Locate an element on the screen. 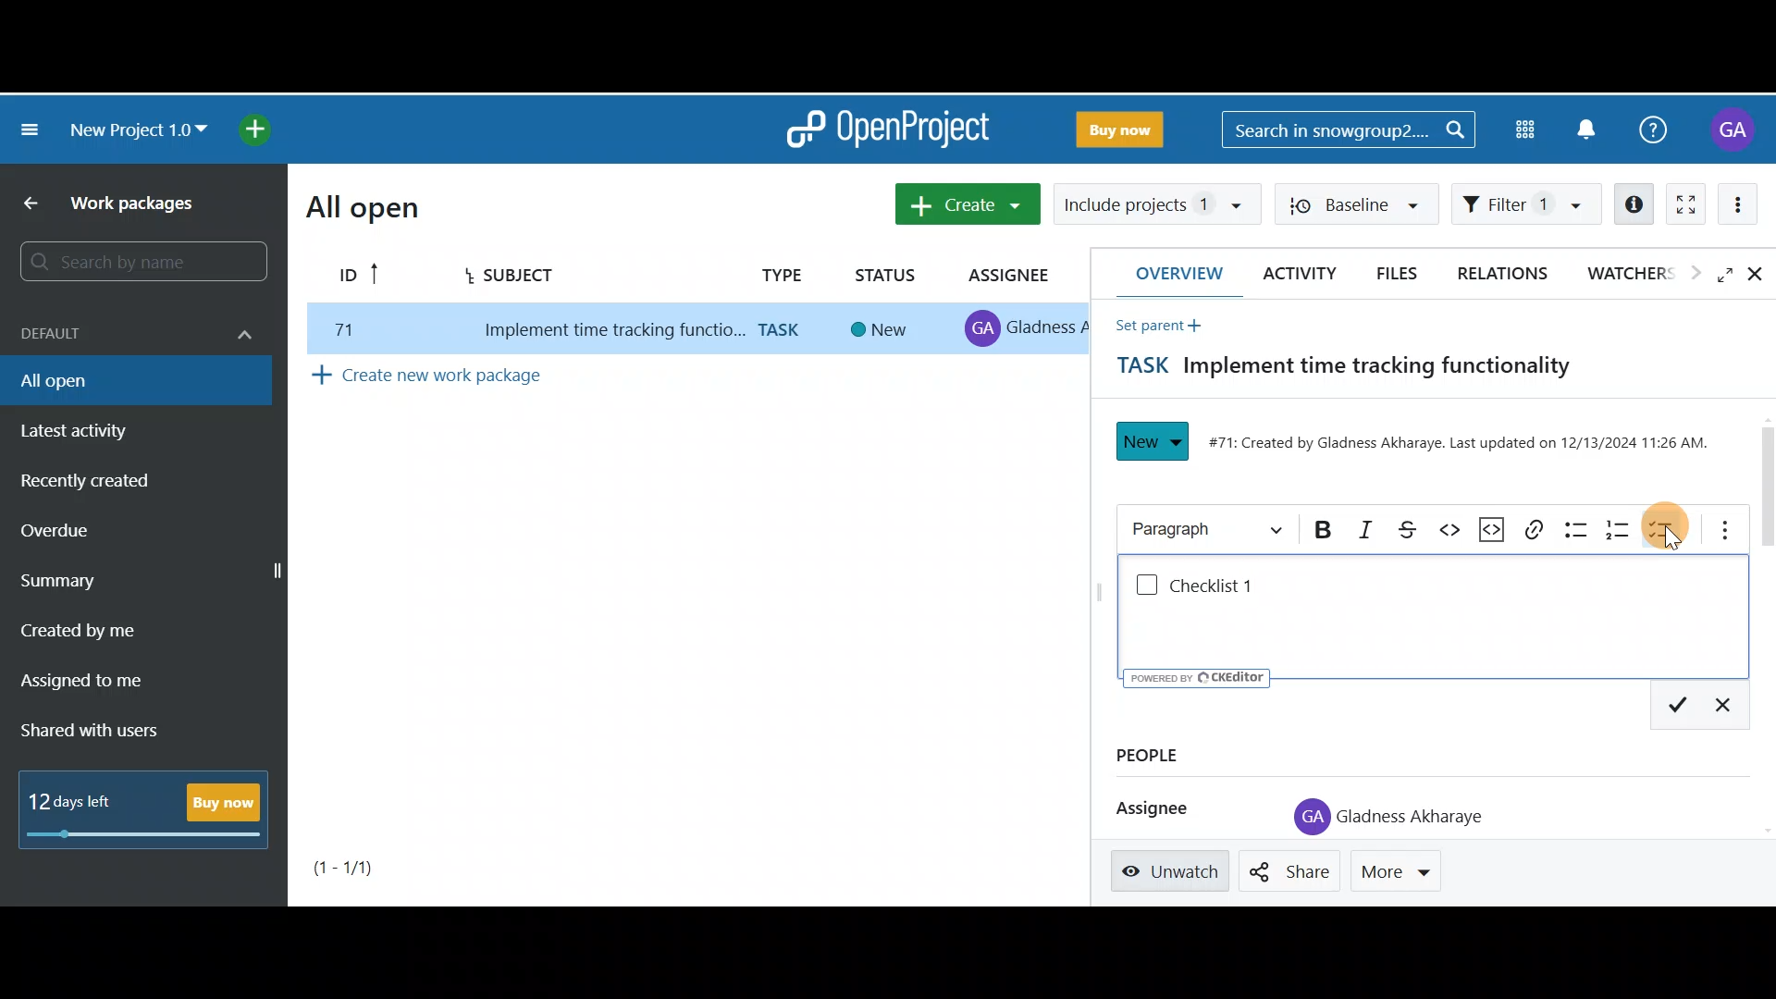 This screenshot has height=999, width=1776. Share is located at coordinates (1291, 871).